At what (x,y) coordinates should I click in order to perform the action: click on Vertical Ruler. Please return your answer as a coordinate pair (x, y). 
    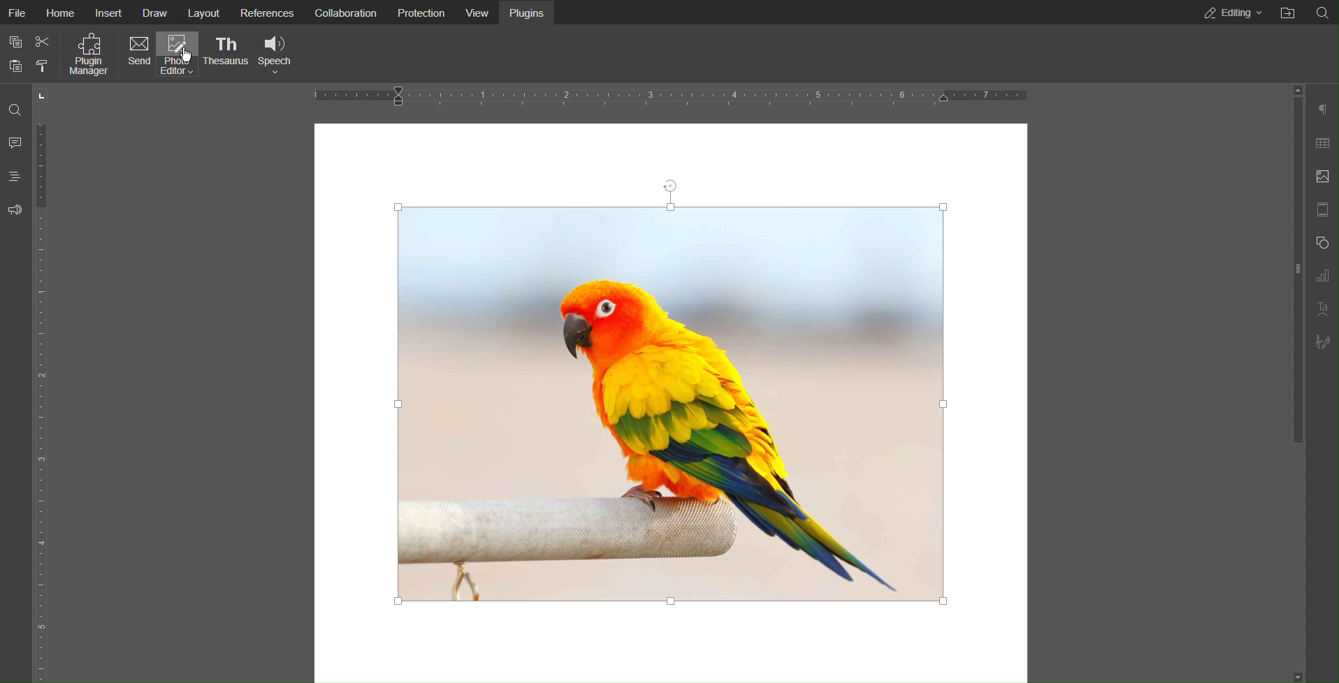
    Looking at the image, I should click on (45, 399).